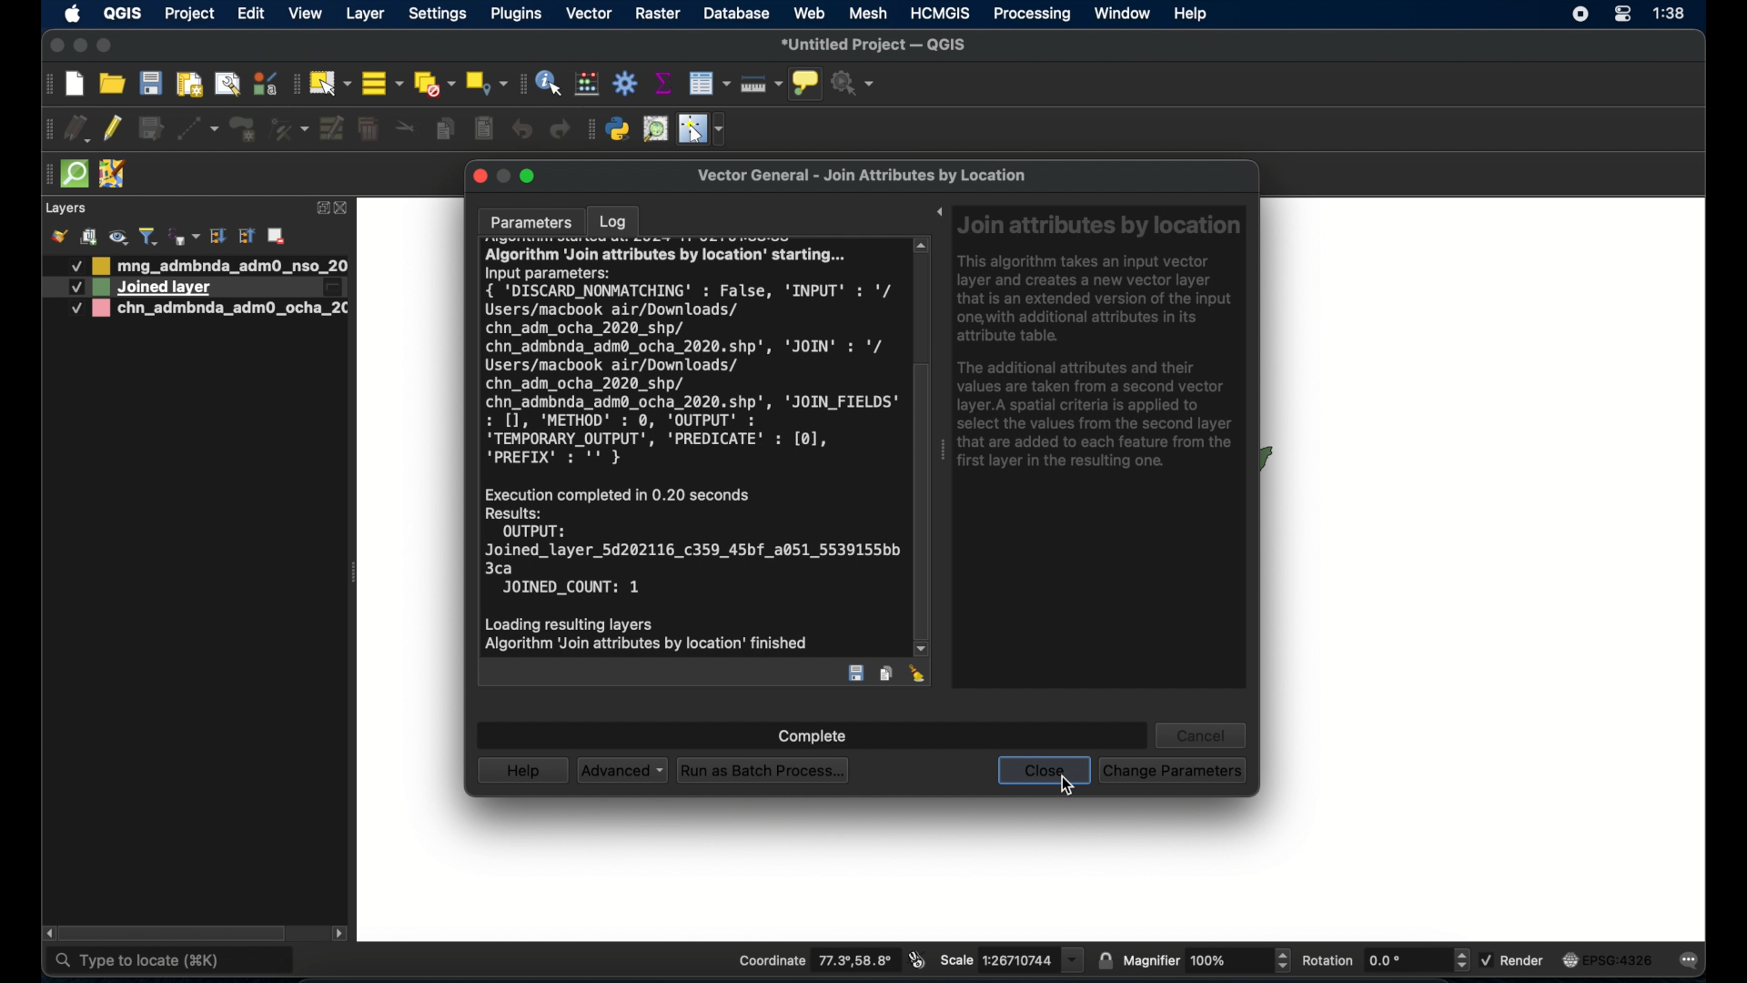 The image size is (1747, 983). What do you see at coordinates (369, 129) in the screenshot?
I see `delete selected` at bounding box center [369, 129].